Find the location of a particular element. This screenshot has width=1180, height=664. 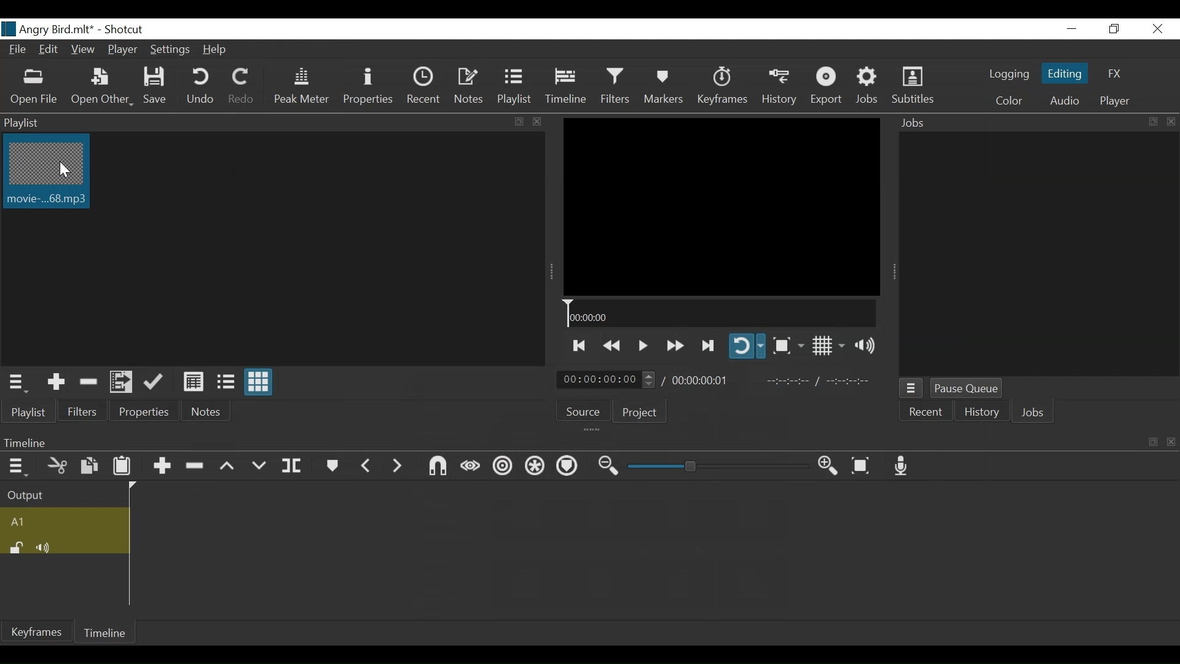

Cut is located at coordinates (55, 465).